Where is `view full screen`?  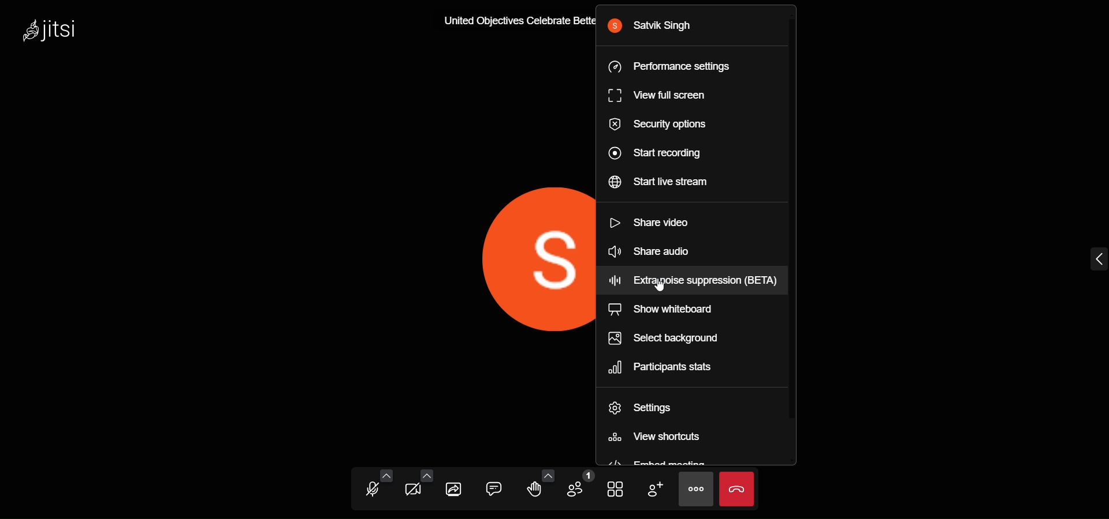
view full screen is located at coordinates (661, 96).